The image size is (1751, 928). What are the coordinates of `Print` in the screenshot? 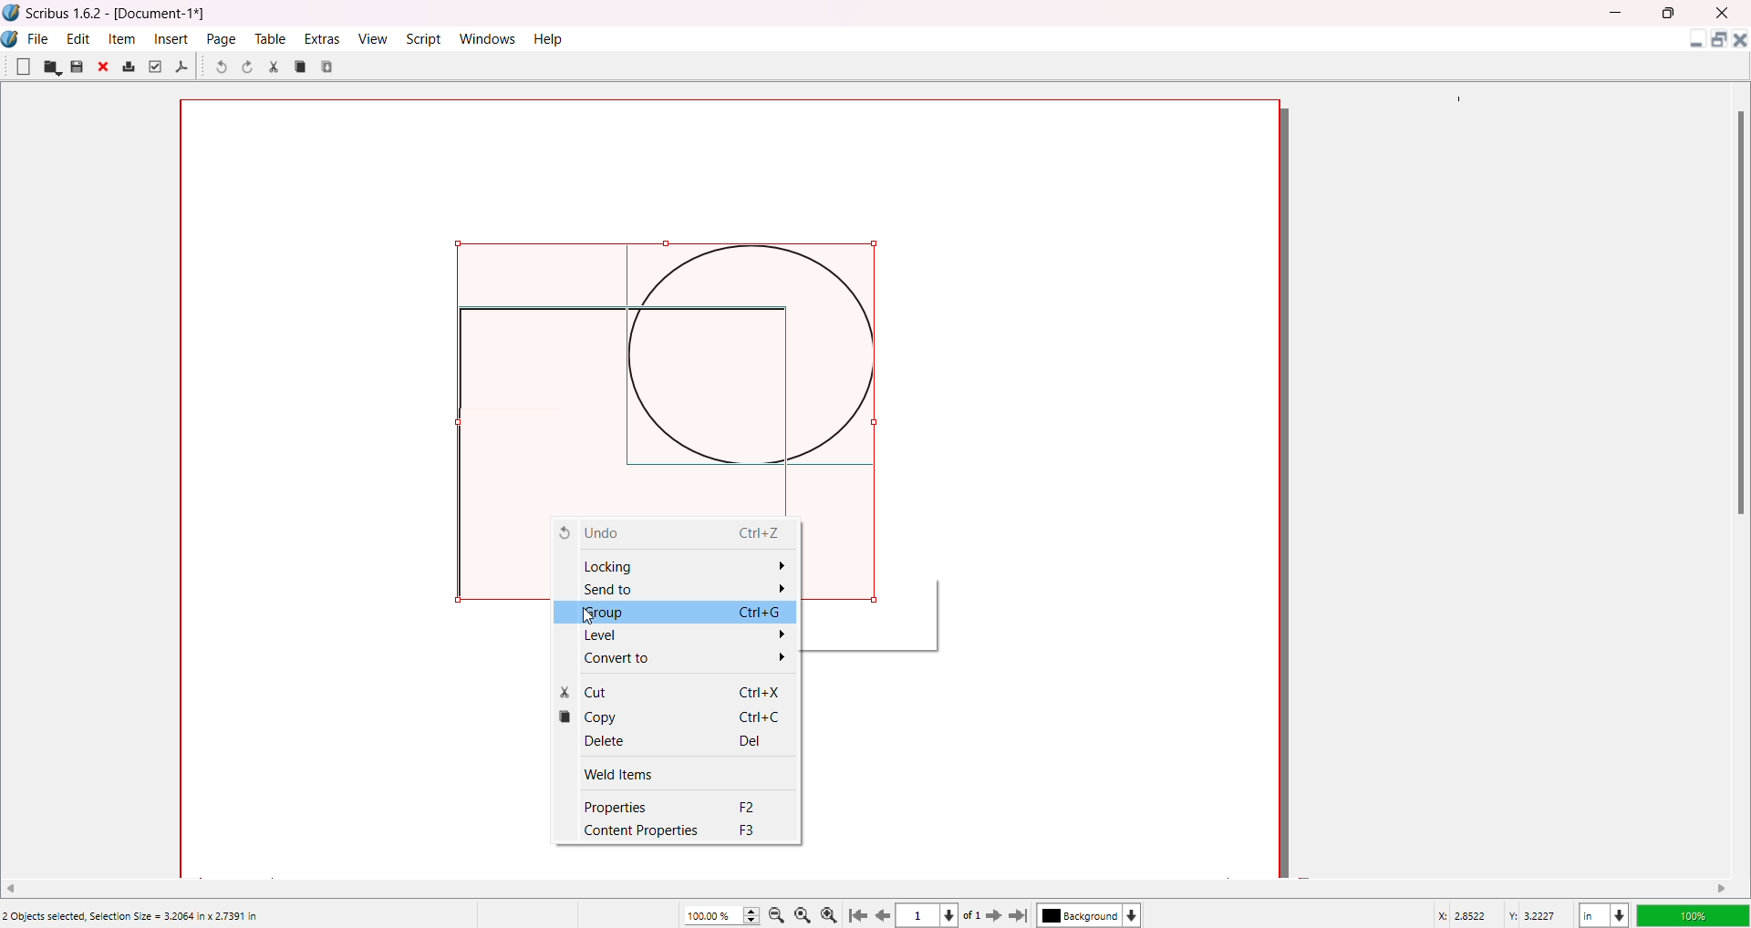 It's located at (129, 67).